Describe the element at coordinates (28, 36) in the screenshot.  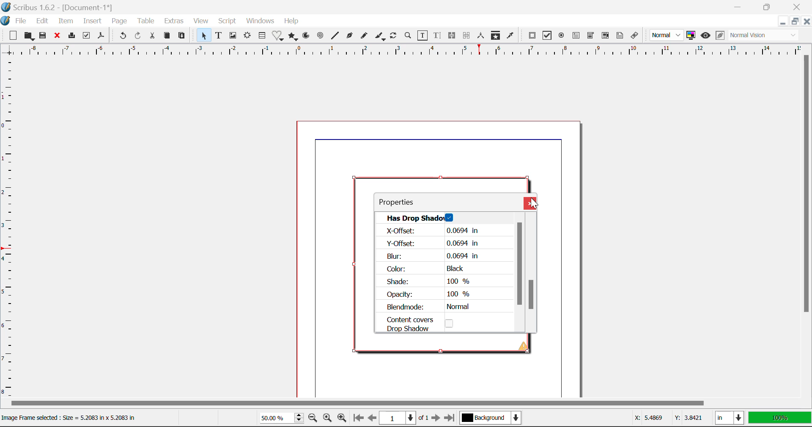
I see `Open` at that location.